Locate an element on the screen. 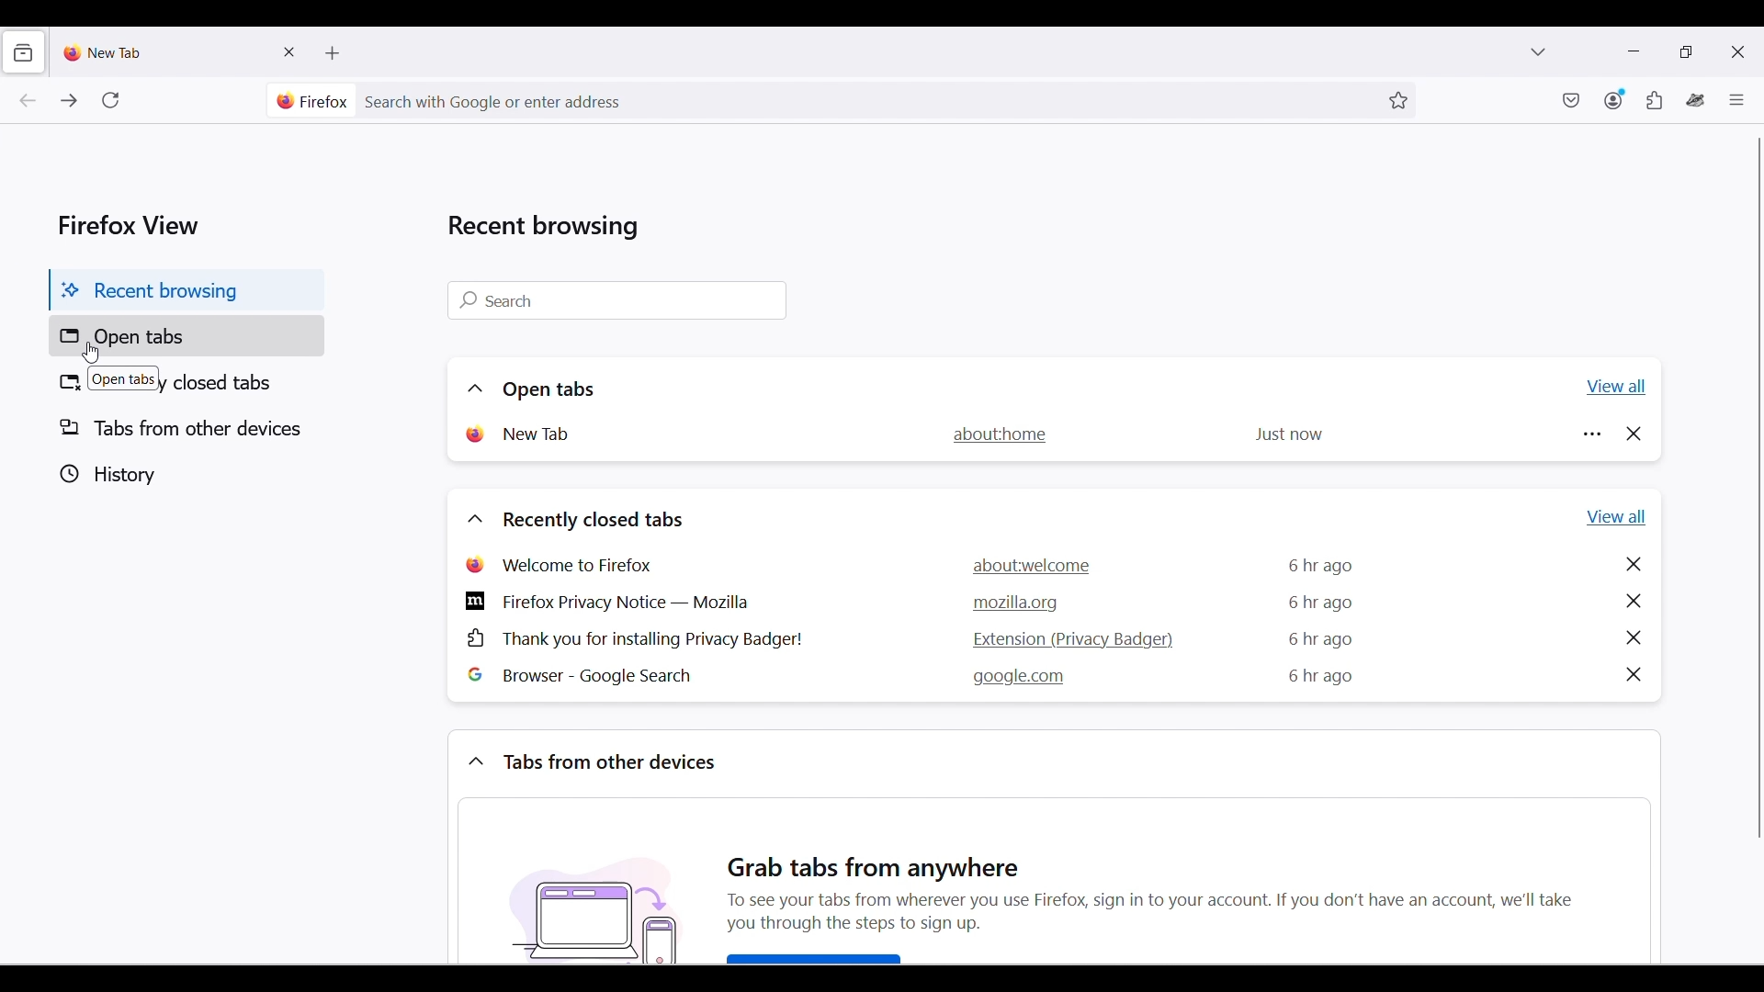  Minimize is located at coordinates (1634, 51).